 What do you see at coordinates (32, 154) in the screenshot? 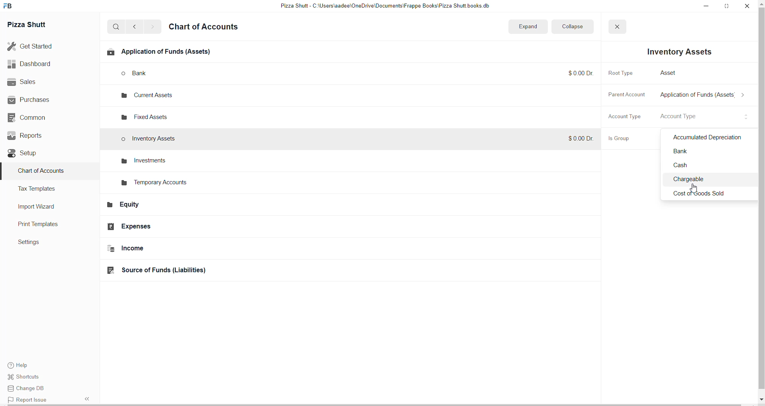
I see `Setup ` at bounding box center [32, 154].